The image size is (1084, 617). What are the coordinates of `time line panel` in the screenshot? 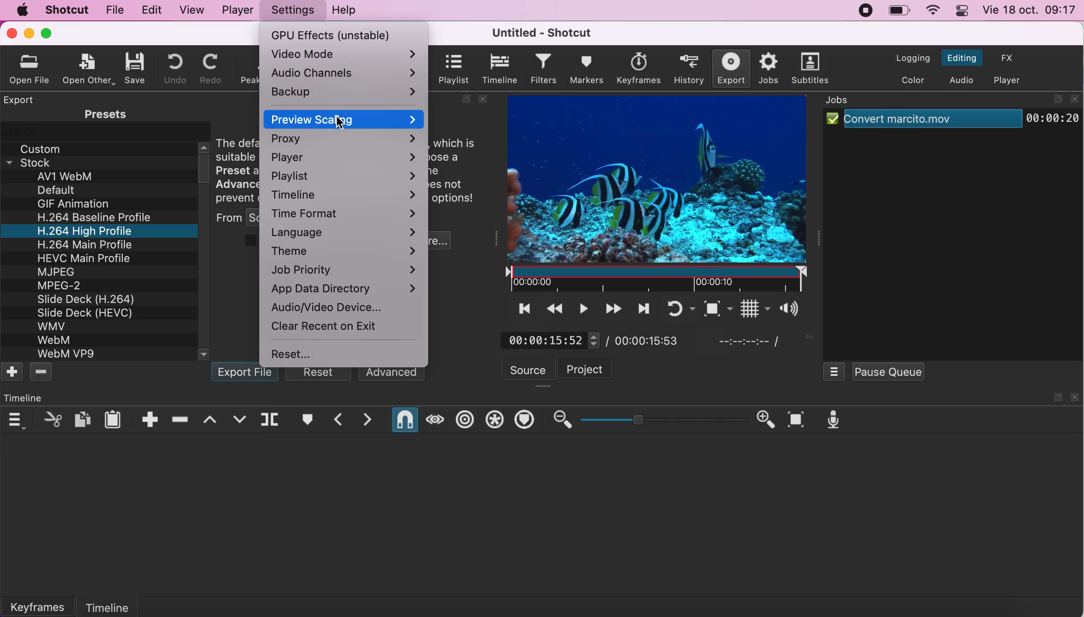 It's located at (25, 398).